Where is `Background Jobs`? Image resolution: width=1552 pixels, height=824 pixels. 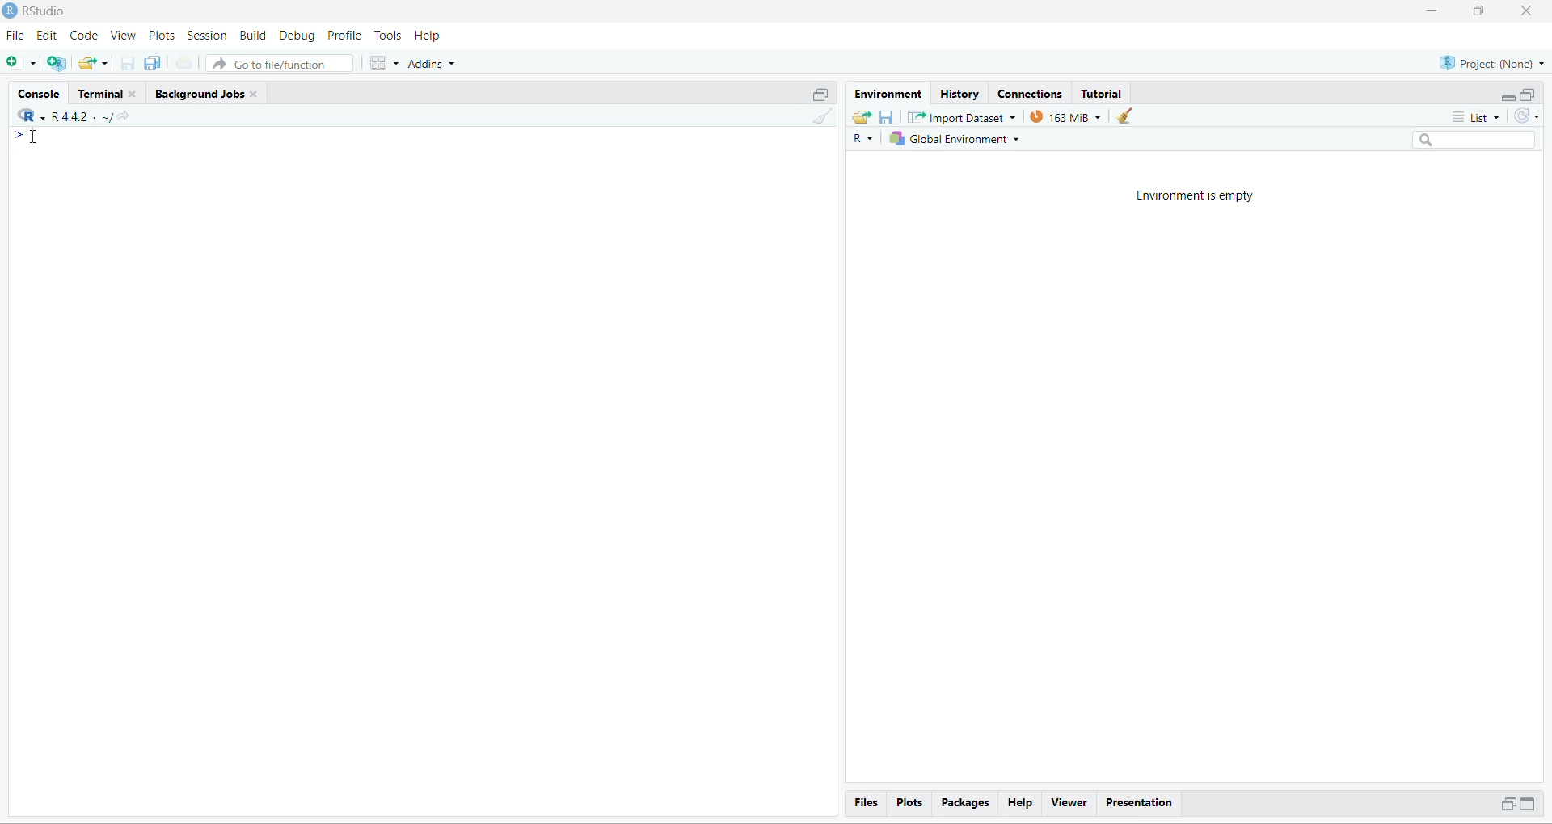 Background Jobs is located at coordinates (210, 92).